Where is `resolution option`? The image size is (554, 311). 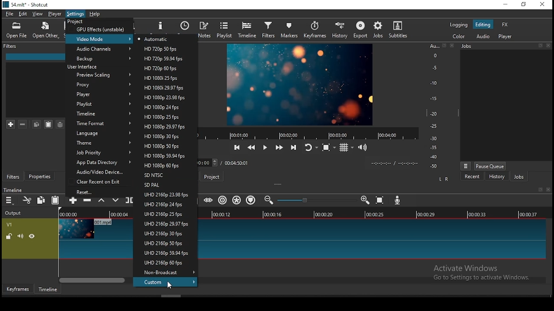
resolution option is located at coordinates (166, 146).